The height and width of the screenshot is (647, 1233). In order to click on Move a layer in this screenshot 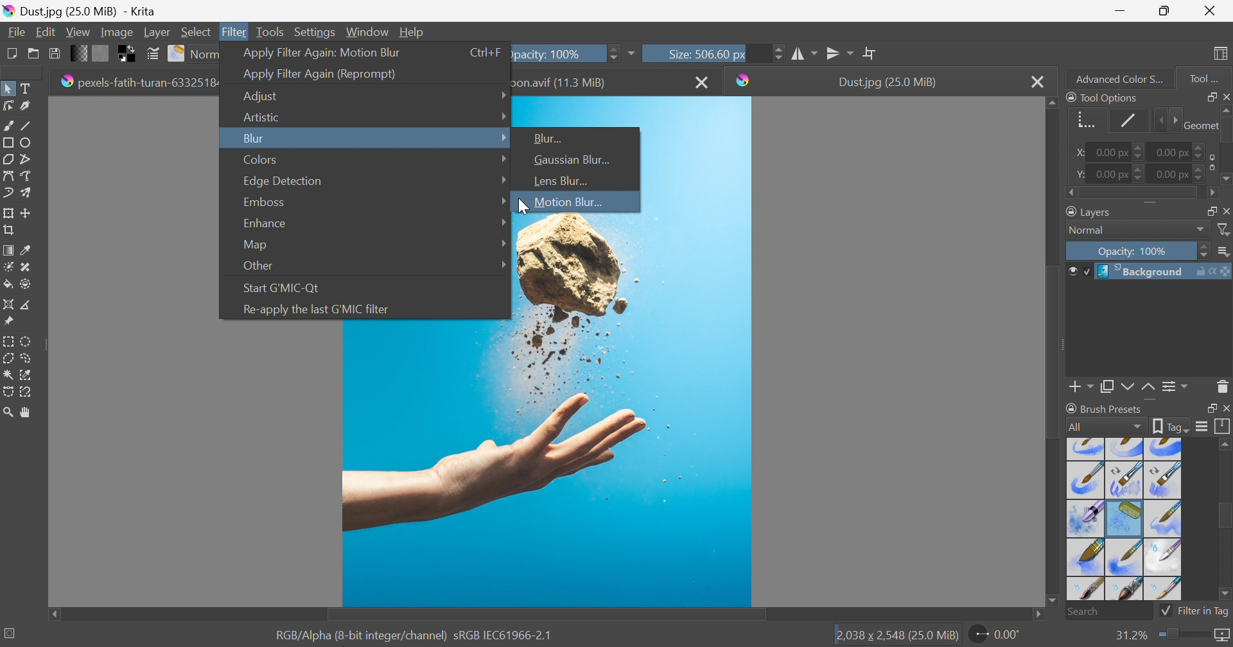, I will do `click(29, 212)`.